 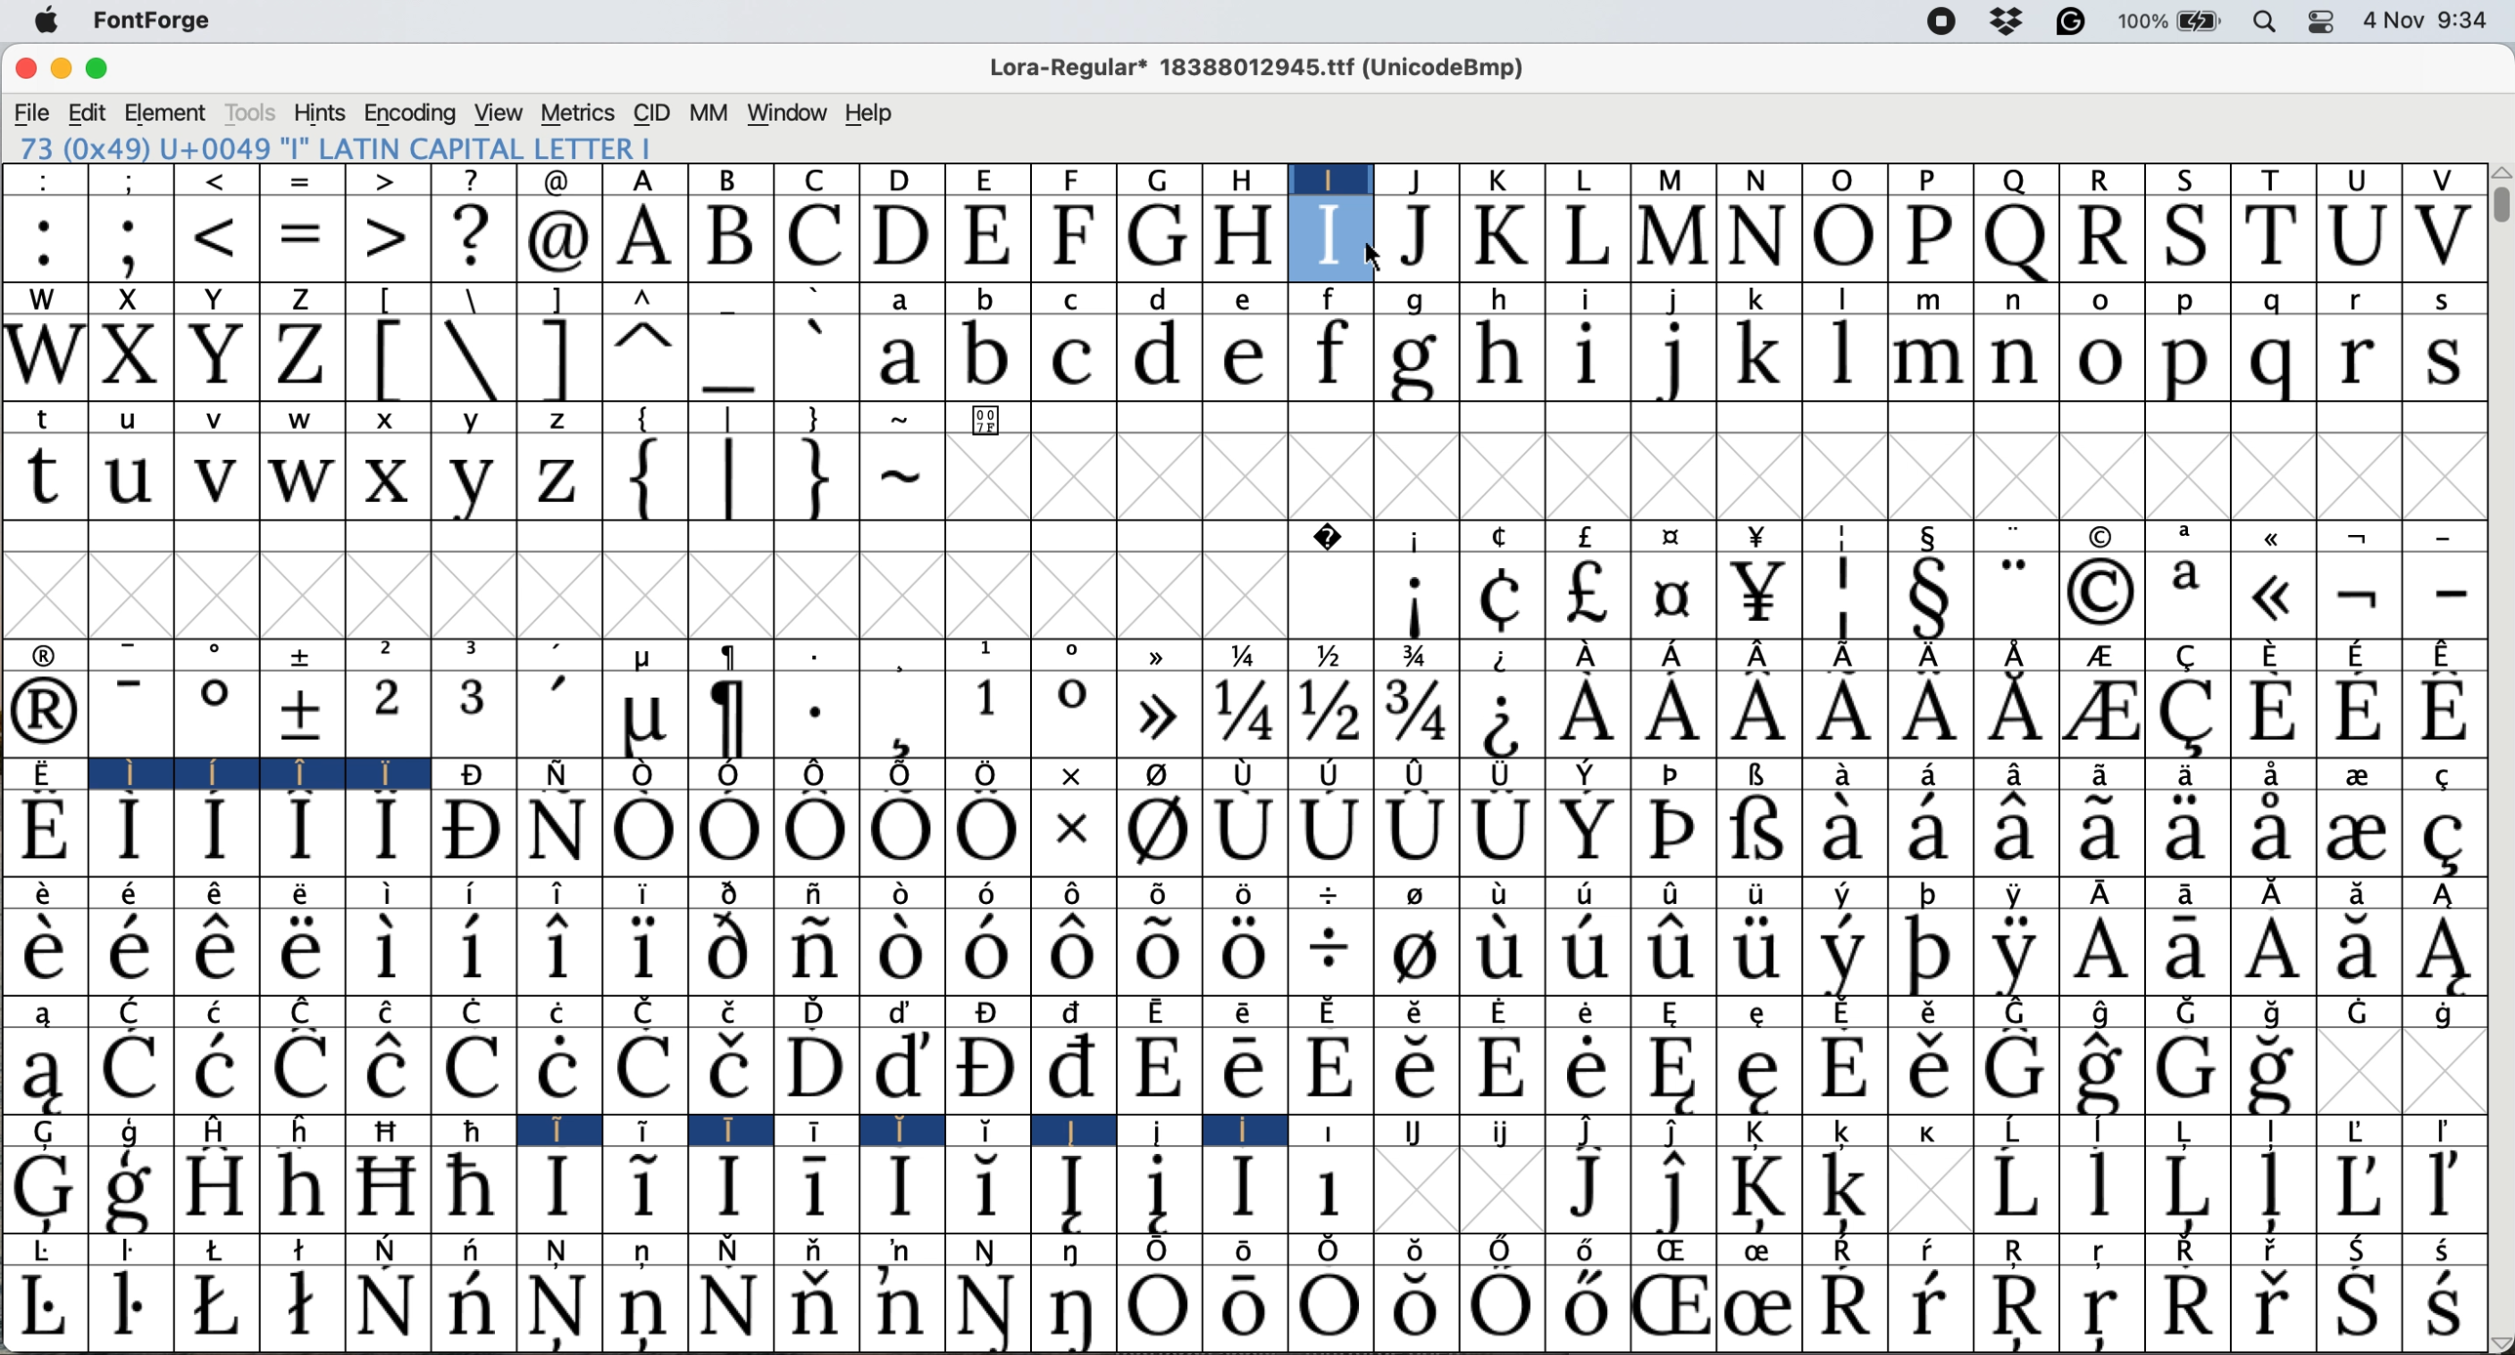 I want to click on Symbol, so click(x=988, y=1189).